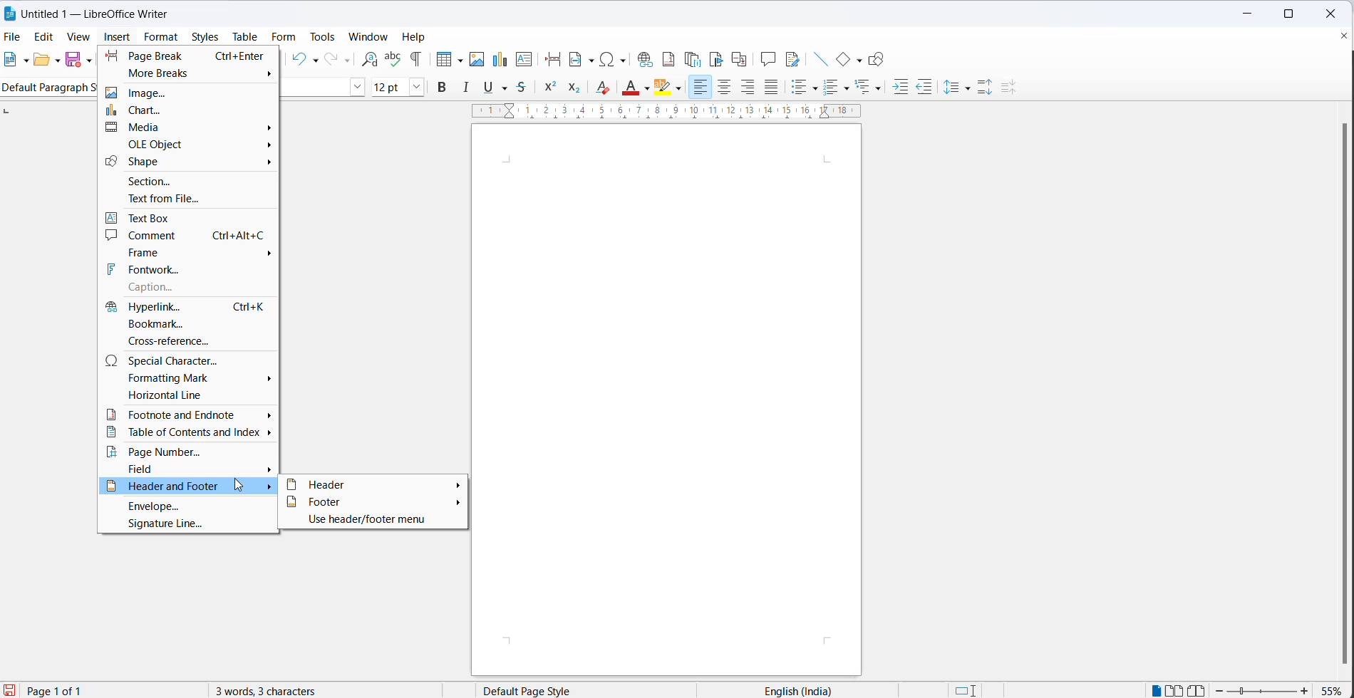 The image size is (1354, 698). Describe the element at coordinates (73, 60) in the screenshot. I see `save` at that location.